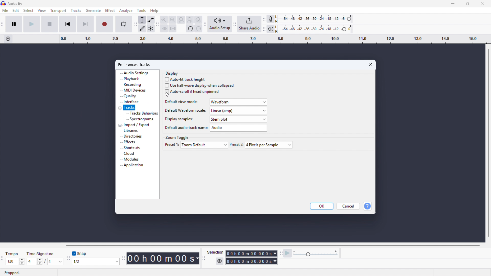 The width and height of the screenshot is (491, 276). What do you see at coordinates (134, 65) in the screenshot?
I see `preferences: tracks` at bounding box center [134, 65].